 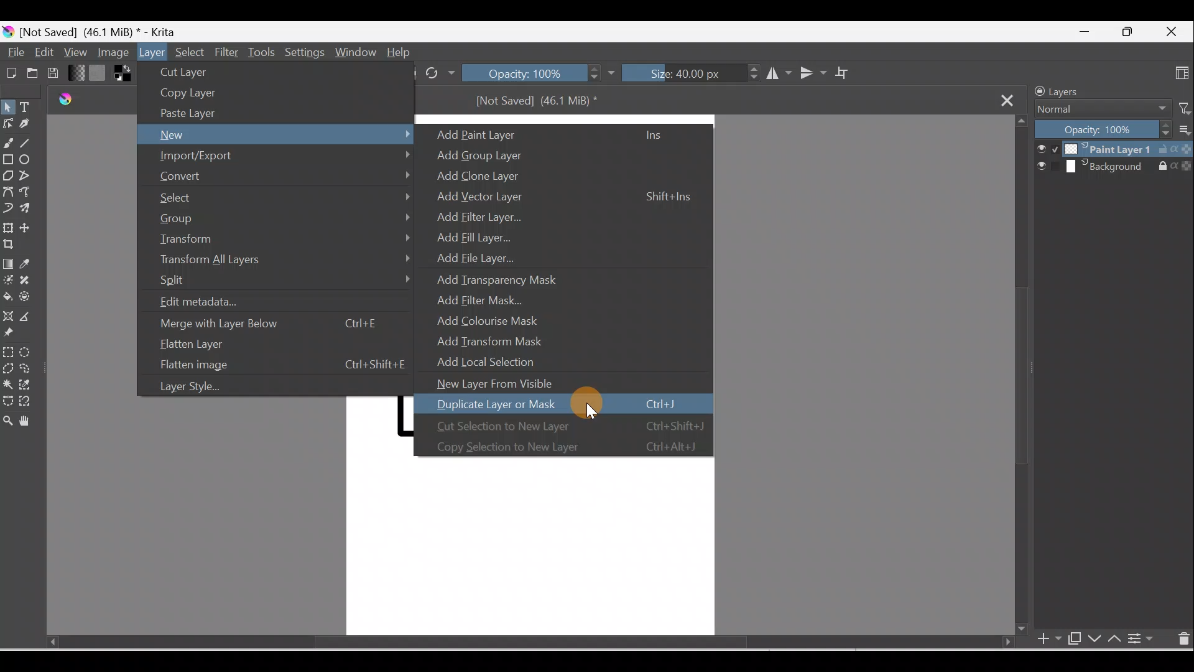 What do you see at coordinates (1180, 73) in the screenshot?
I see `Choose workspace` at bounding box center [1180, 73].